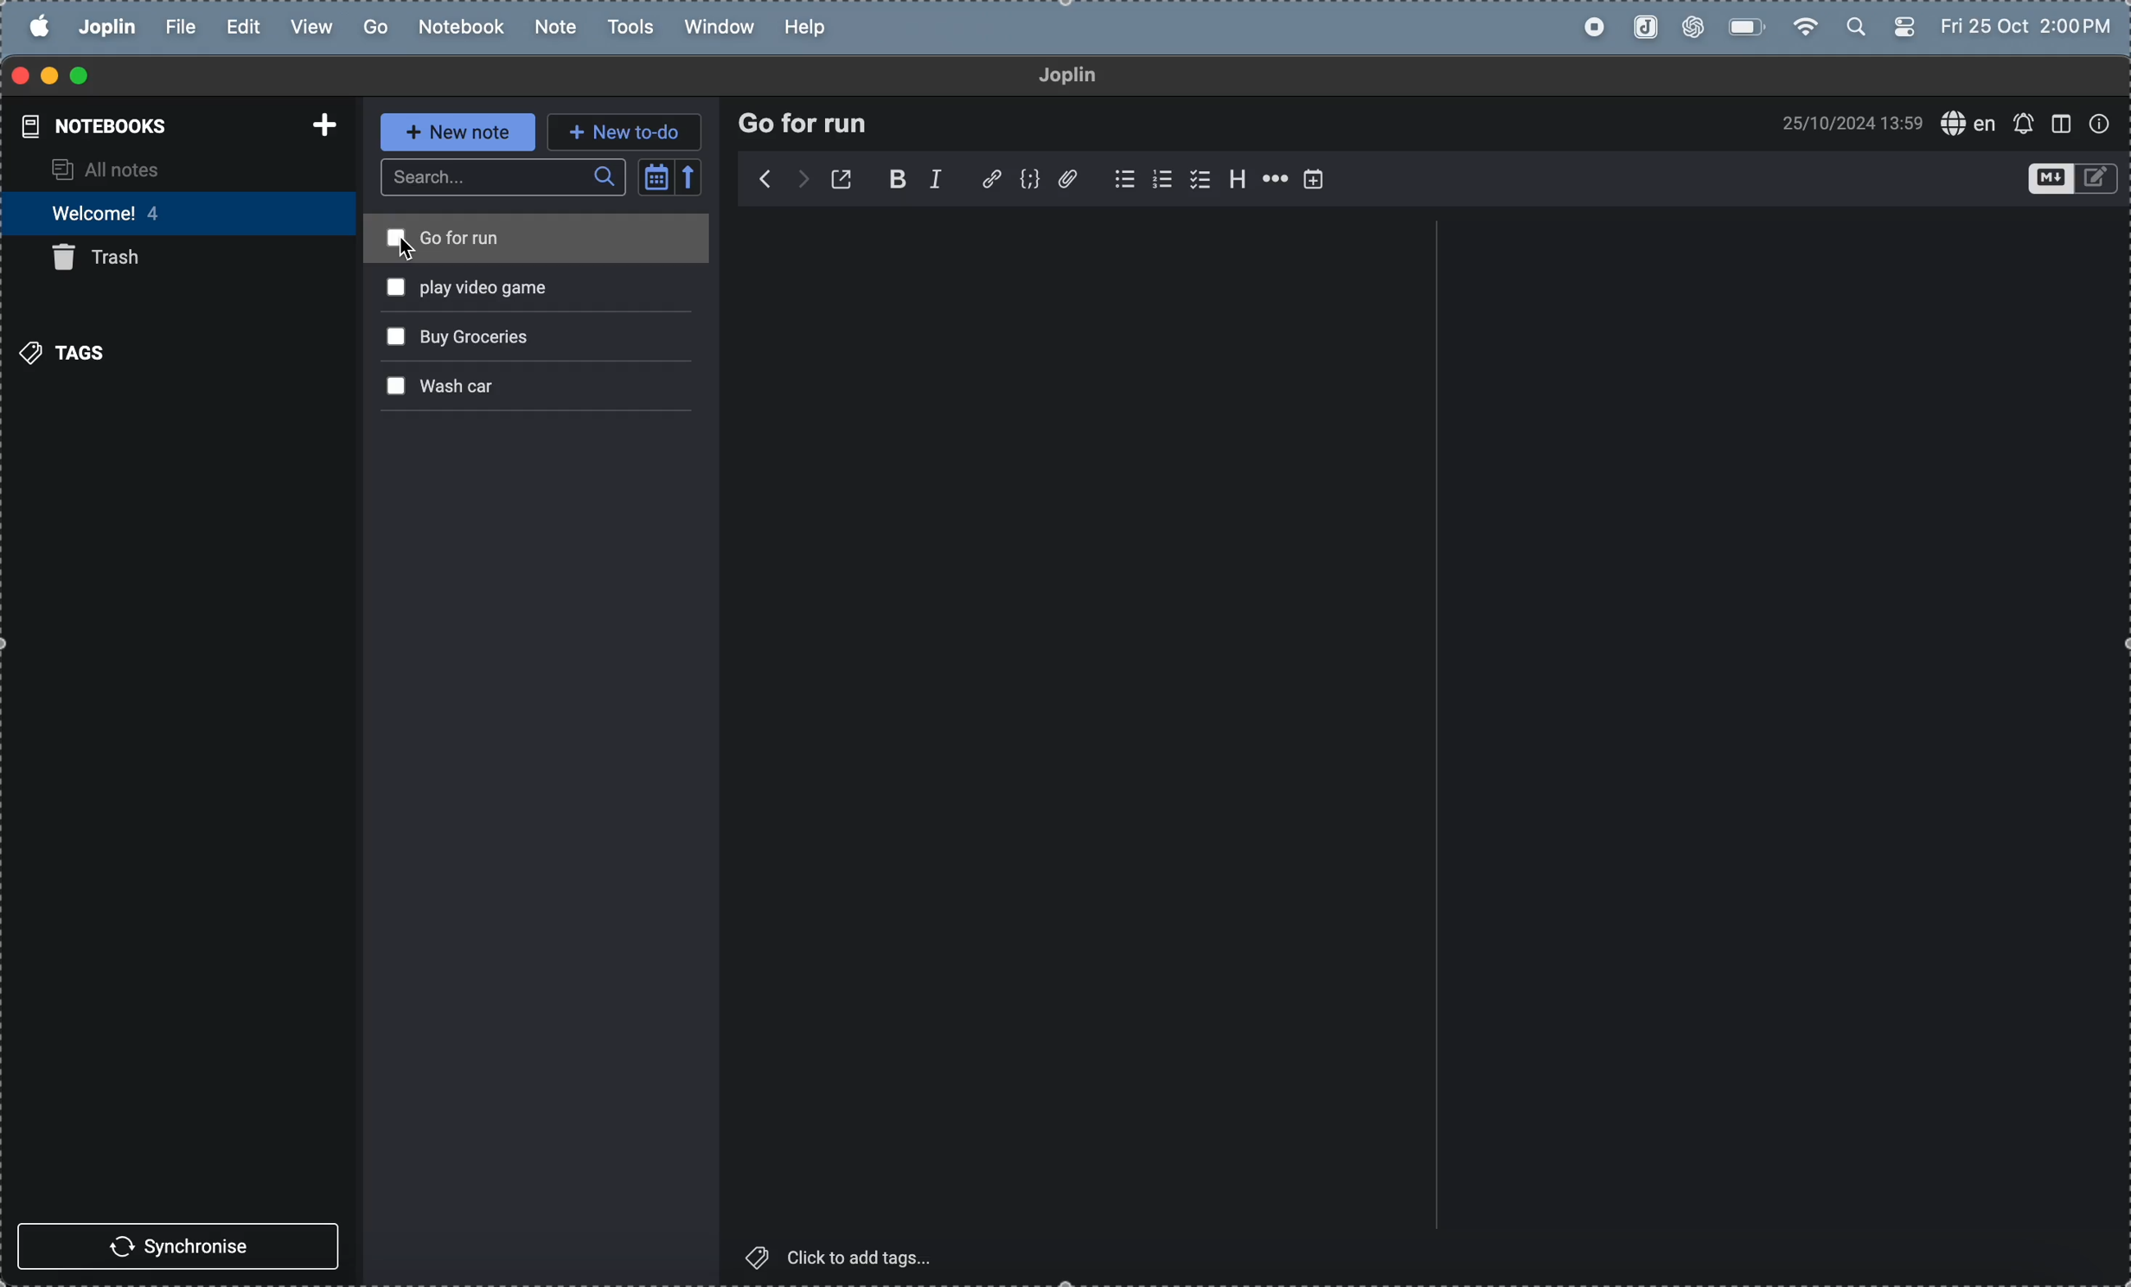  I want to click on joplin, so click(1645, 30).